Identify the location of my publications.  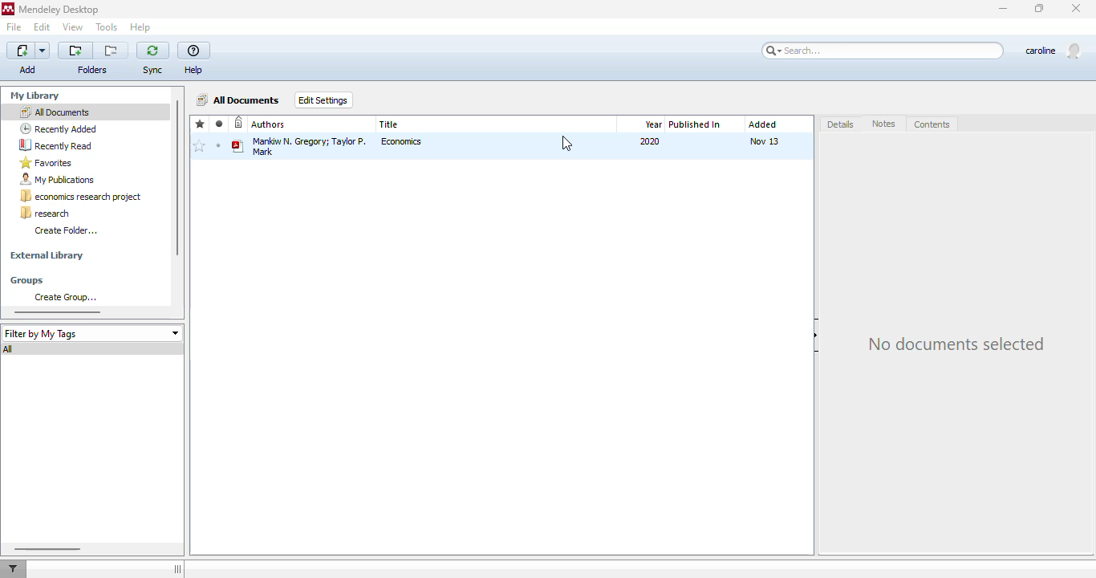
(58, 180).